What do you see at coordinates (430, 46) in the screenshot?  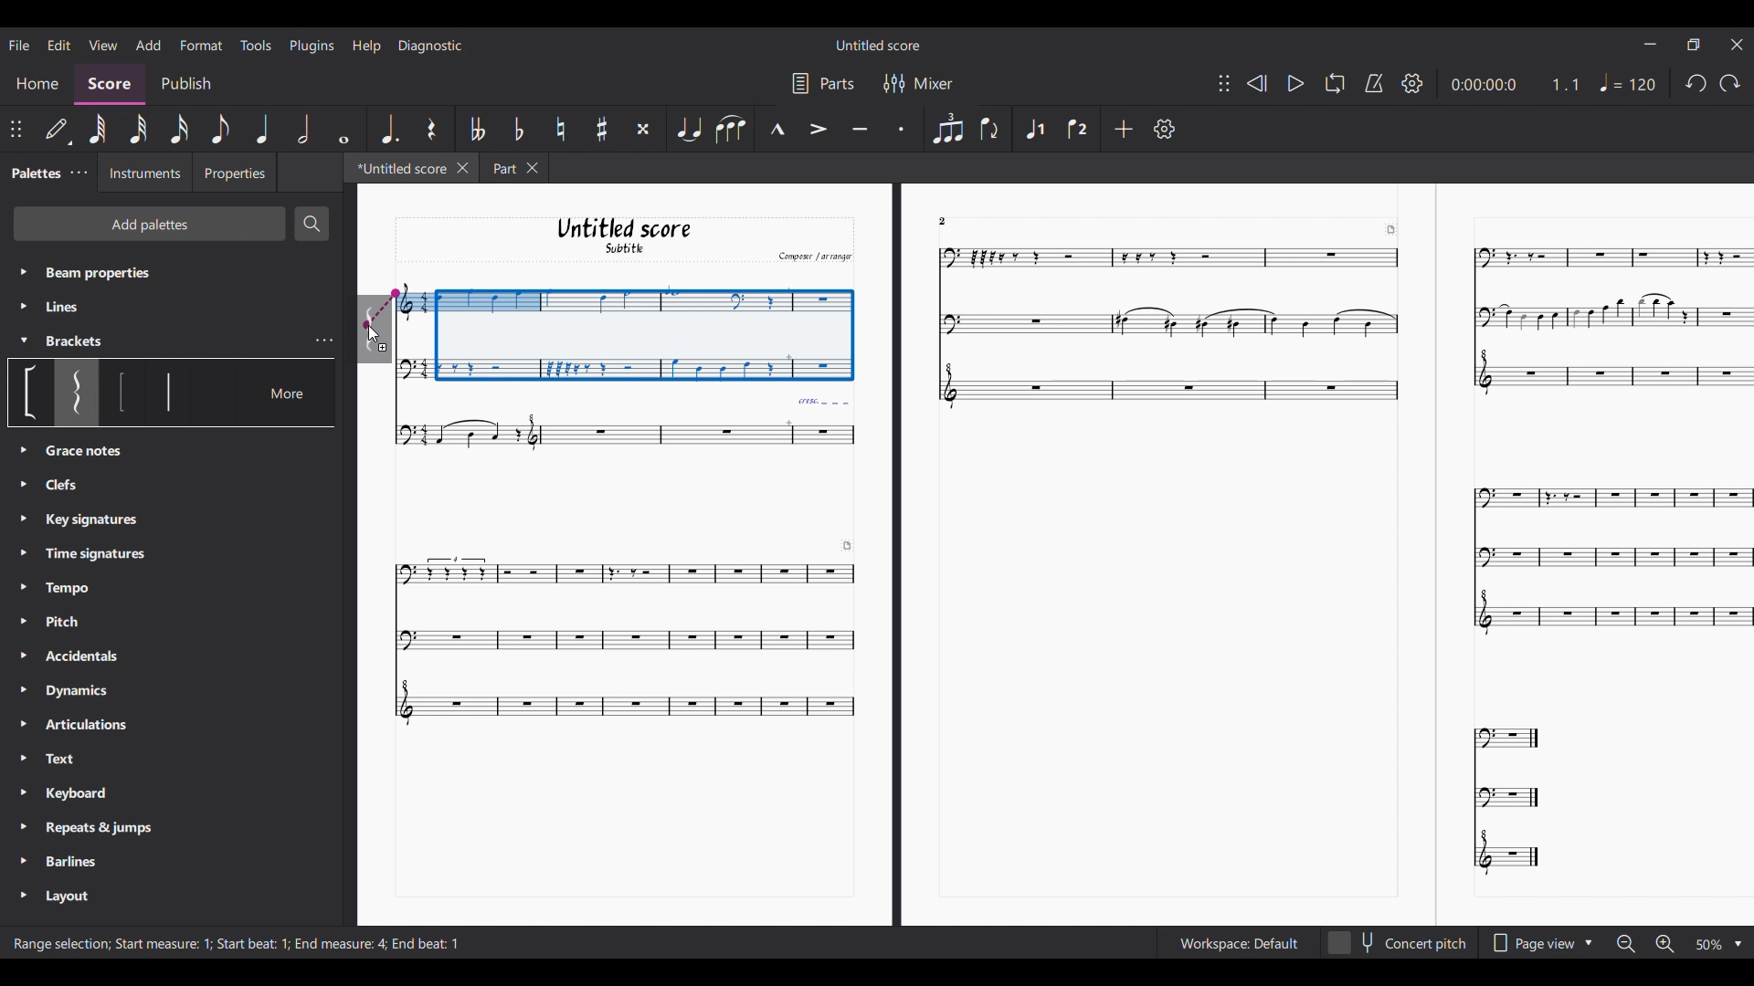 I see `Diagnostic` at bounding box center [430, 46].